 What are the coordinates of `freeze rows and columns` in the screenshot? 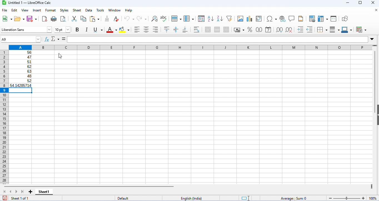 It's located at (323, 19).